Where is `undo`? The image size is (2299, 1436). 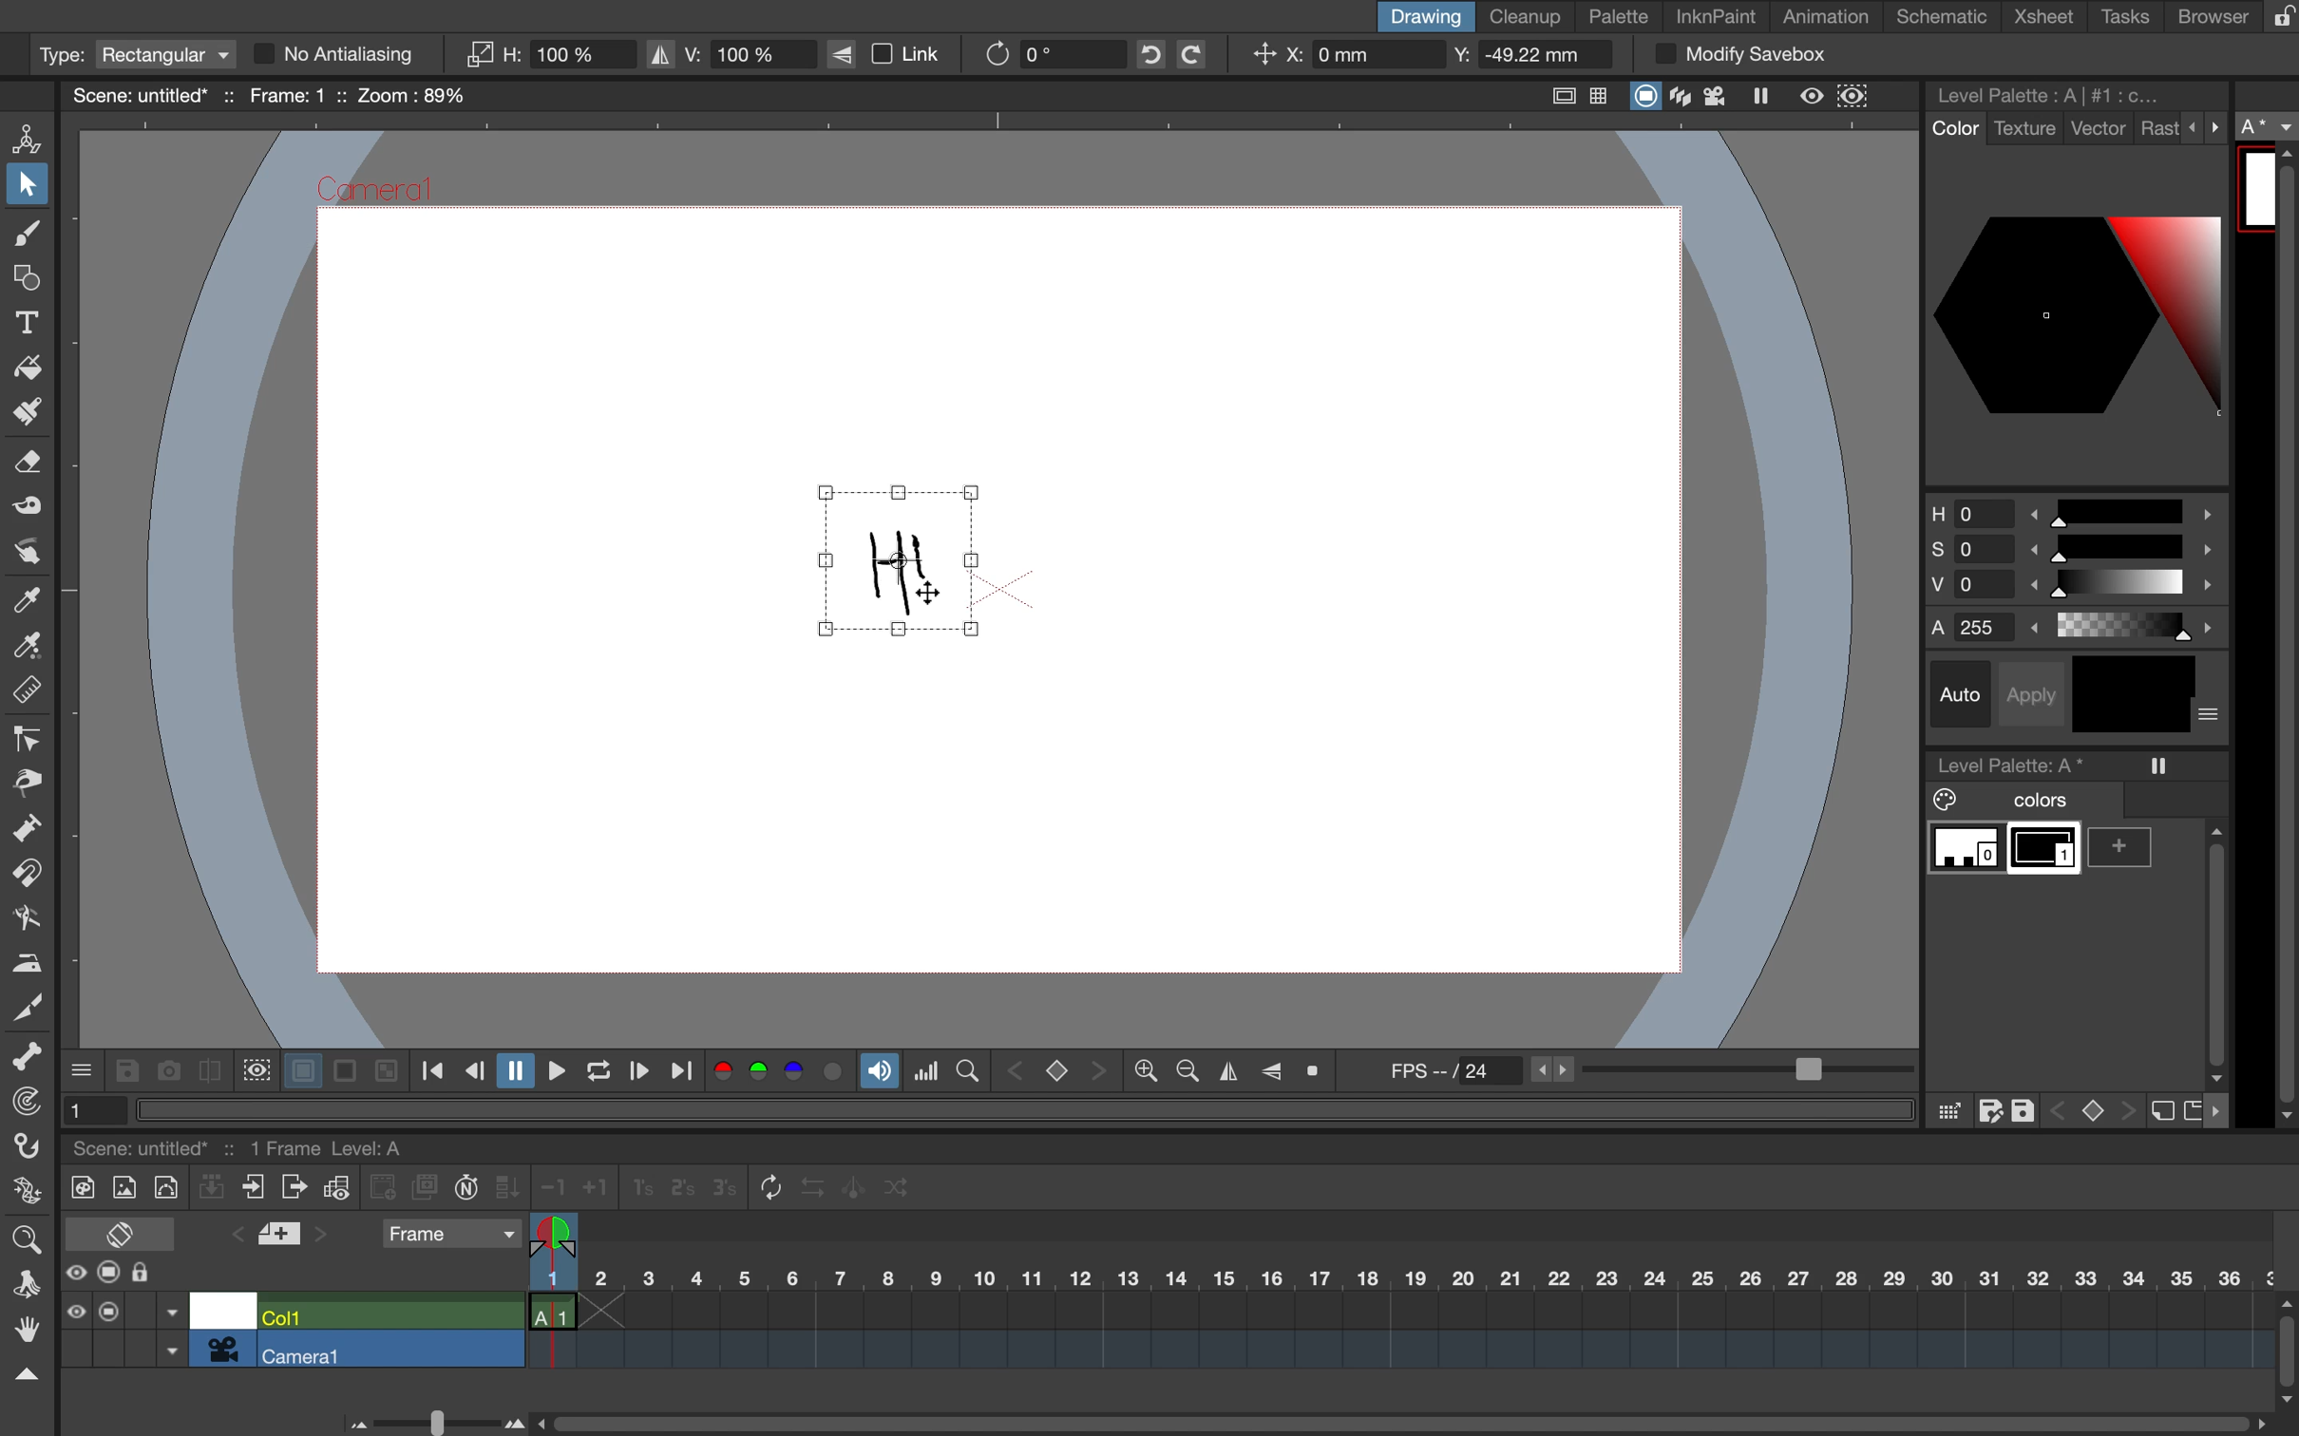 undo is located at coordinates (1144, 54).